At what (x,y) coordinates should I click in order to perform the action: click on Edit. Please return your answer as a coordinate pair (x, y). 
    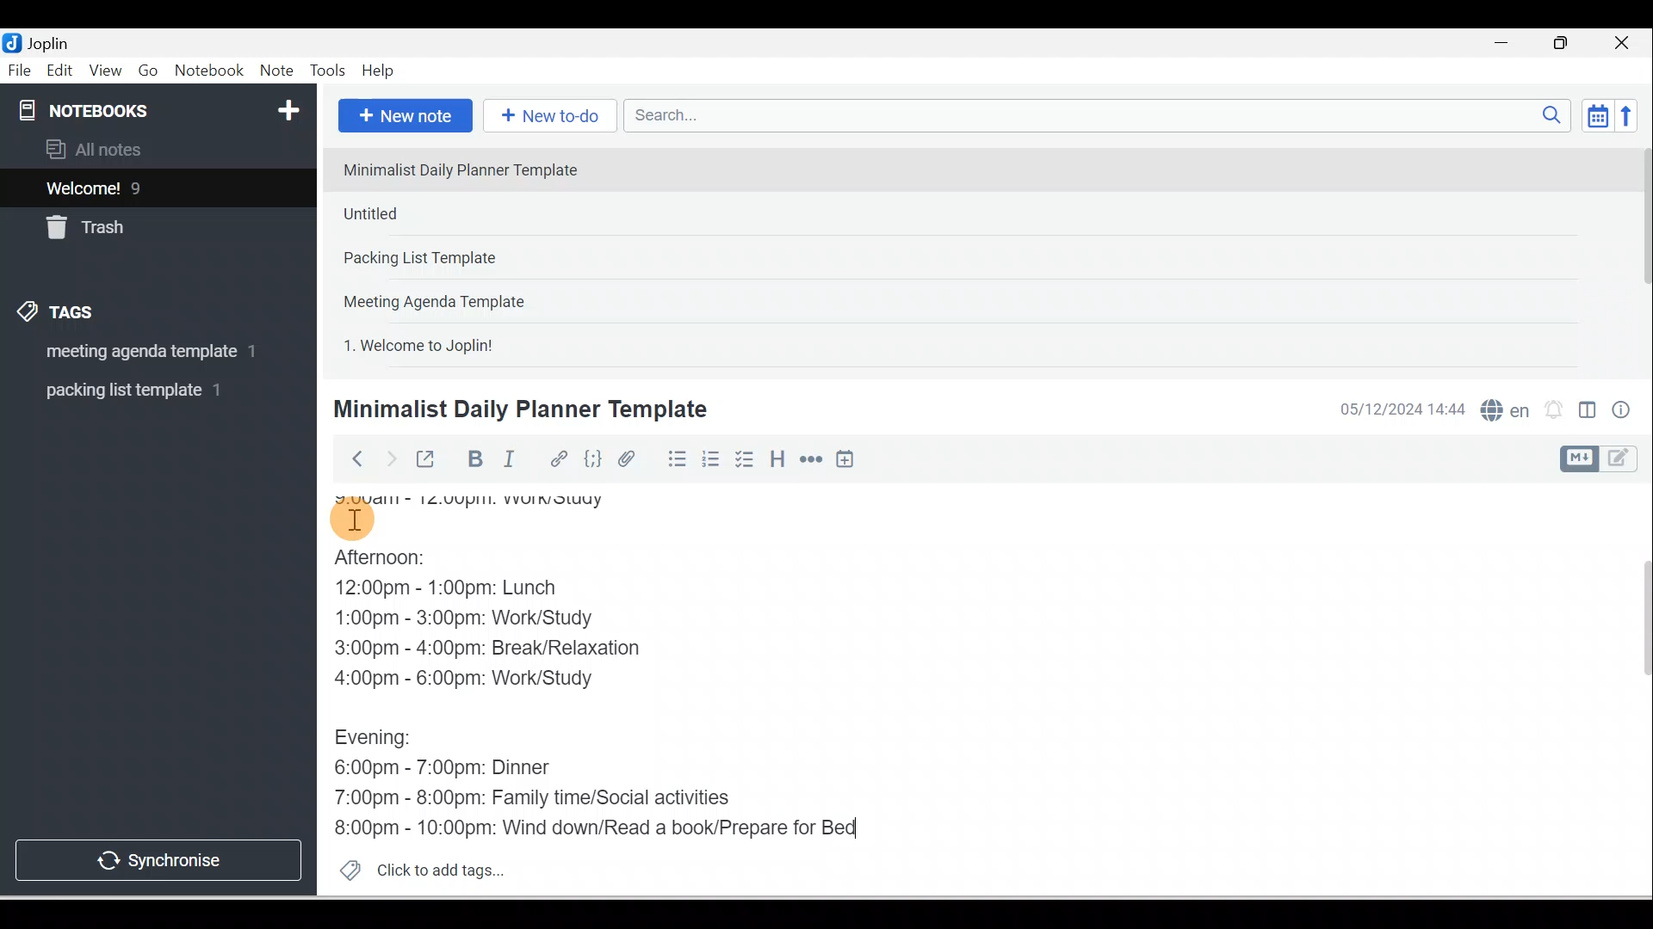
    Looking at the image, I should click on (61, 71).